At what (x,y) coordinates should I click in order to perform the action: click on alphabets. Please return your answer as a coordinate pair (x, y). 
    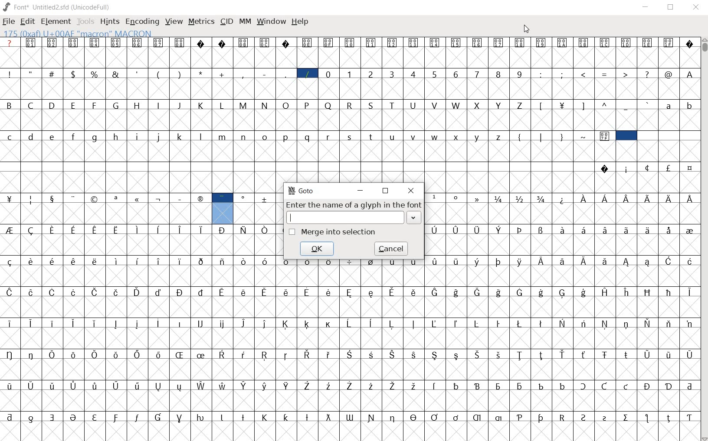
    Looking at the image, I should click on (265, 115).